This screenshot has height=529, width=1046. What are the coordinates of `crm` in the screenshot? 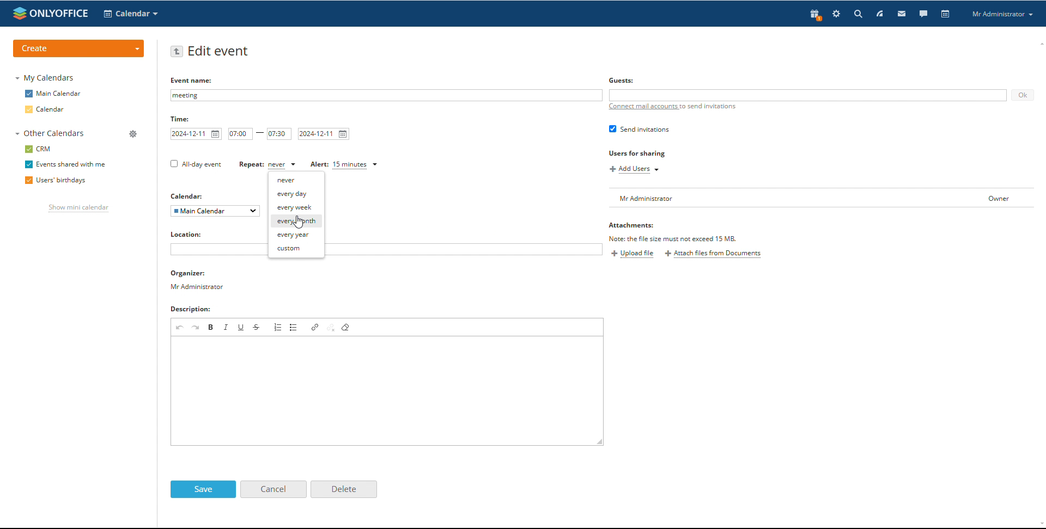 It's located at (38, 149).